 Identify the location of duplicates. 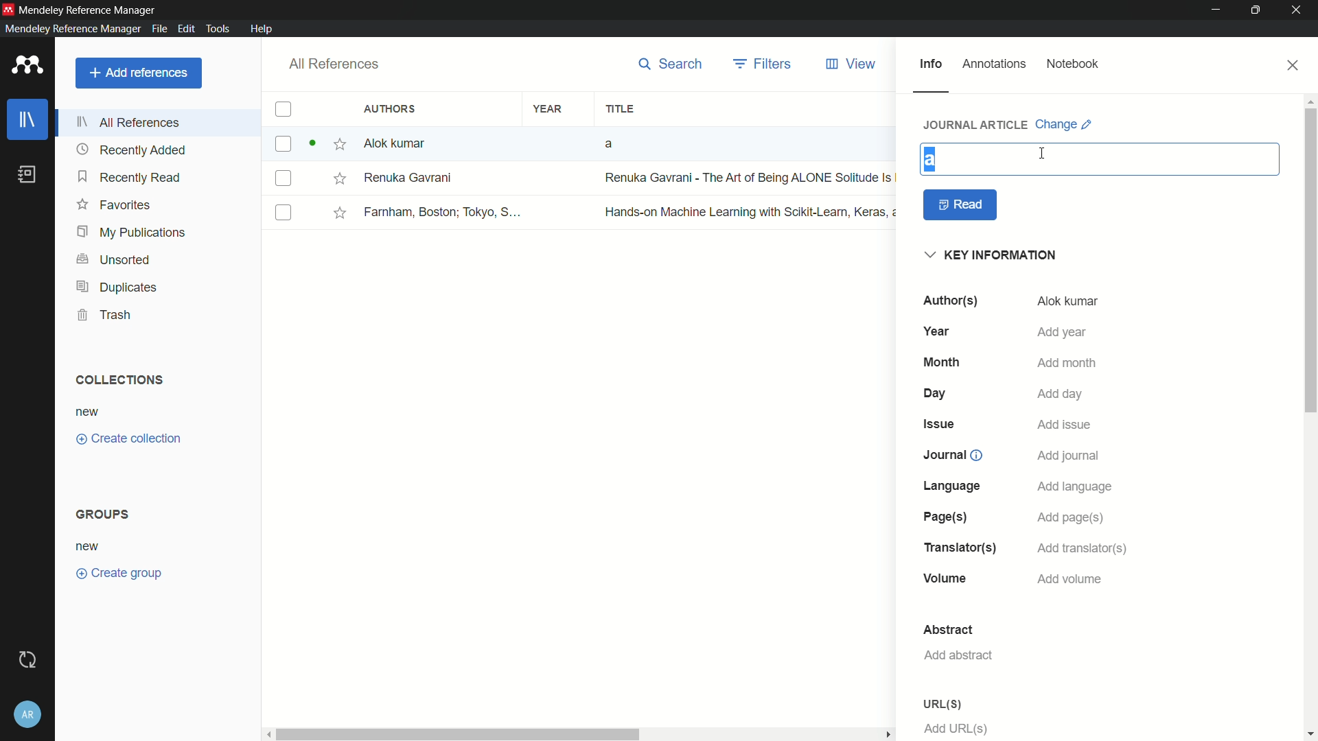
(116, 288).